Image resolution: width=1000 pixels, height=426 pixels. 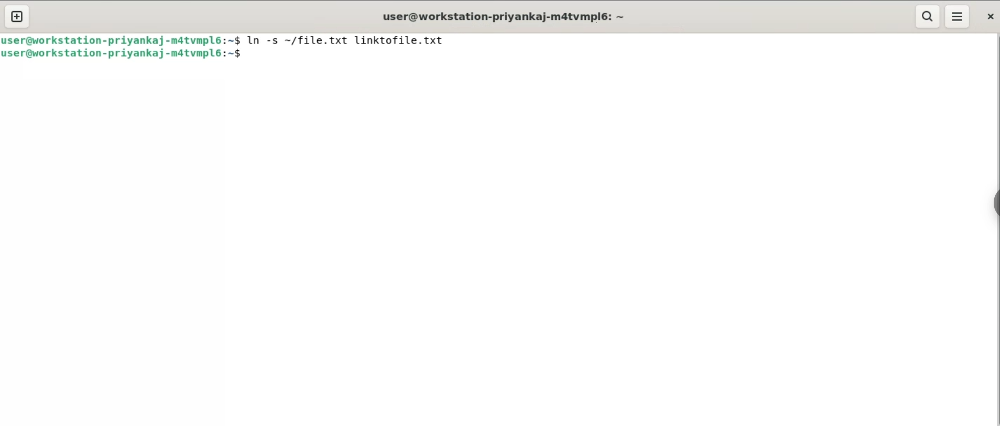 I want to click on menu, so click(x=958, y=16).